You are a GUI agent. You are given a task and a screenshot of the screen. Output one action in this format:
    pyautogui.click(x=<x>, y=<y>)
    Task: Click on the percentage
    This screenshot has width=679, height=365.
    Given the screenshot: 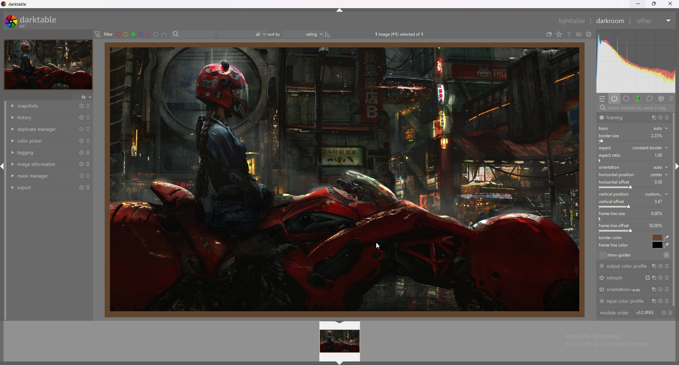 What is the action you would take?
    pyautogui.click(x=660, y=181)
    